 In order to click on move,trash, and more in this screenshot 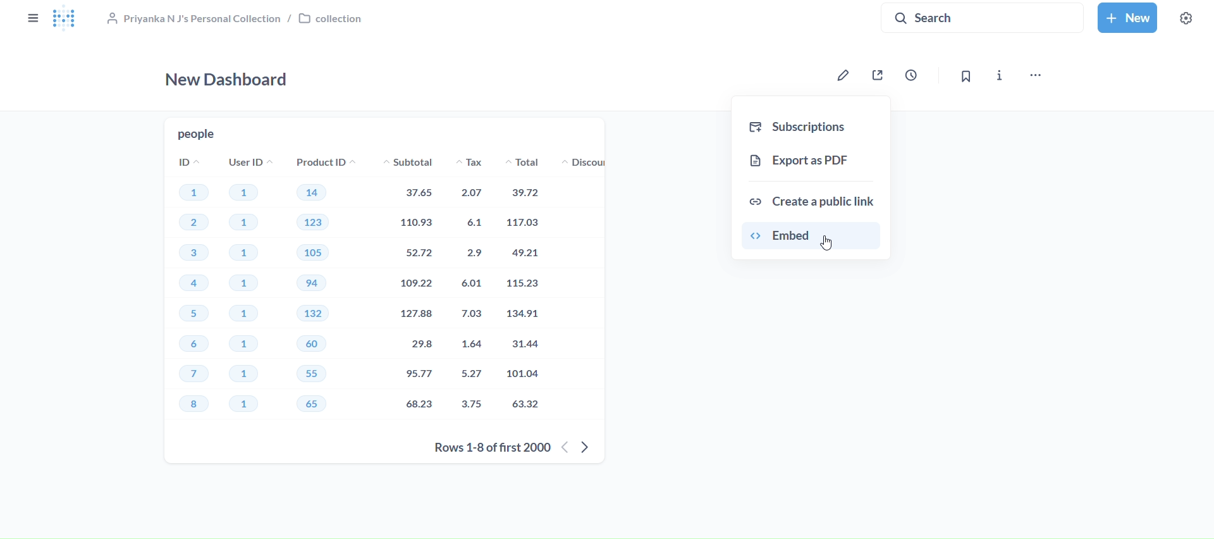, I will do `click(1039, 76)`.